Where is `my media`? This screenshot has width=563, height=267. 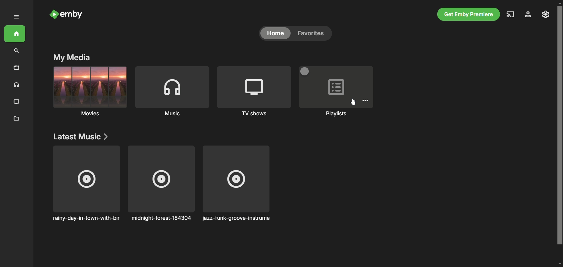
my media is located at coordinates (73, 58).